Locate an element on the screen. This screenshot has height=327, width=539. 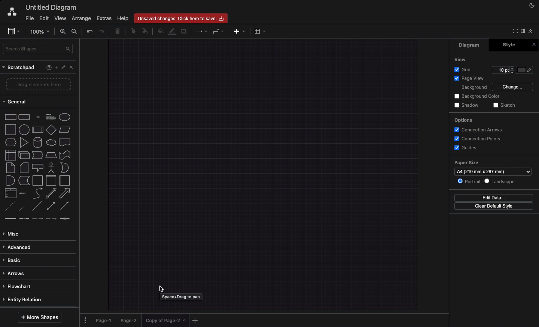
More shapes is located at coordinates (39, 318).